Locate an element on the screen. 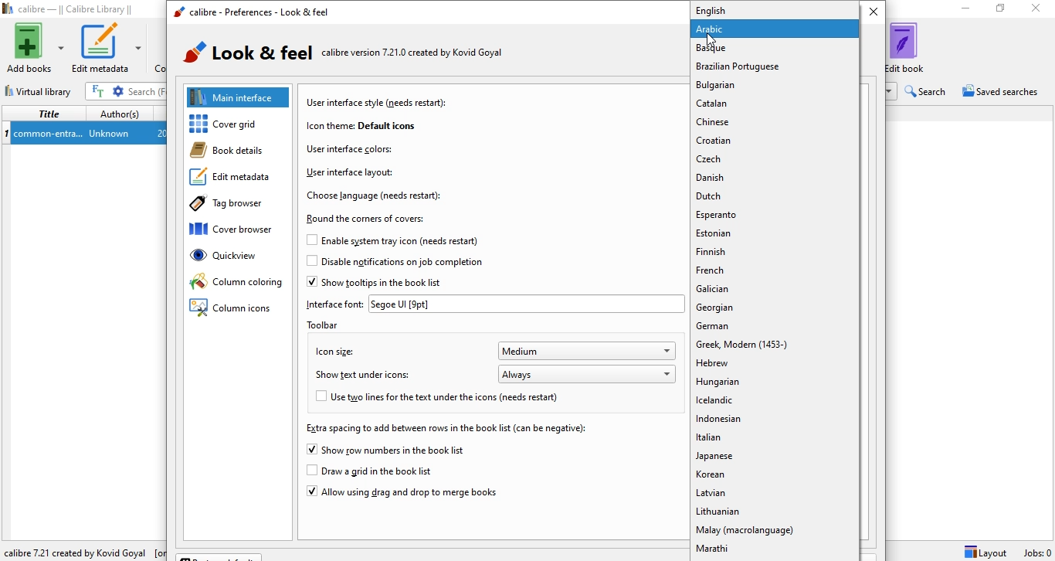 Image resolution: width=1055 pixels, height=561 pixels. allow using drag and drop to merge books is located at coordinates (401, 495).